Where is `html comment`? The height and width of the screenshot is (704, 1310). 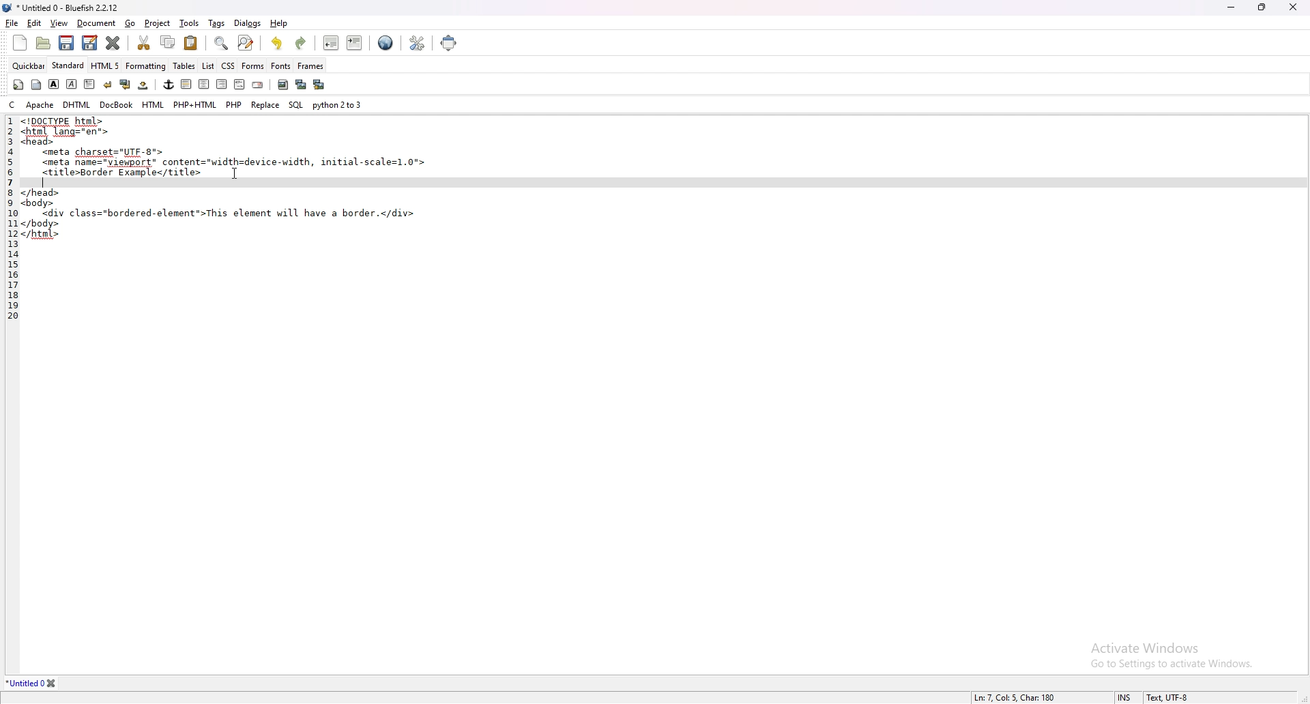
html comment is located at coordinates (239, 85).